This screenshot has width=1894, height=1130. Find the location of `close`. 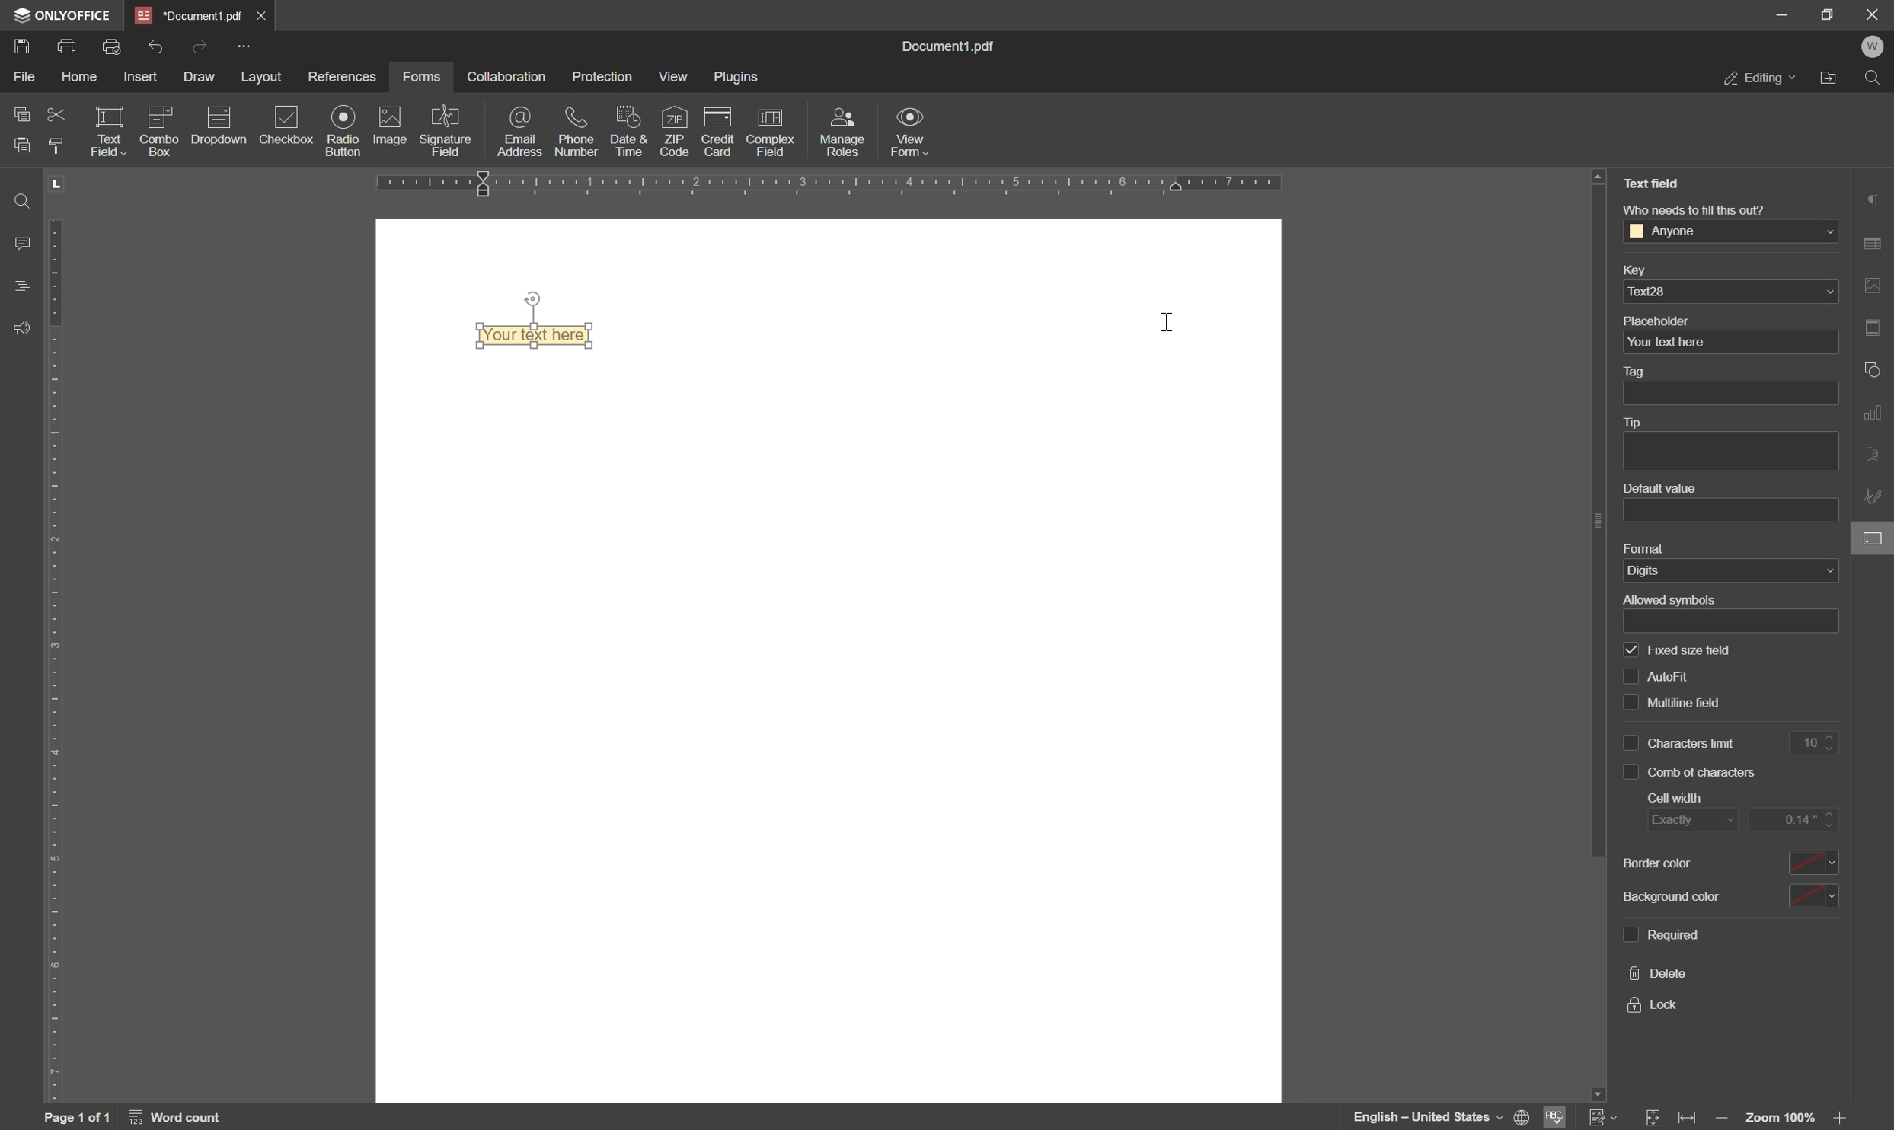

close is located at coordinates (262, 14).